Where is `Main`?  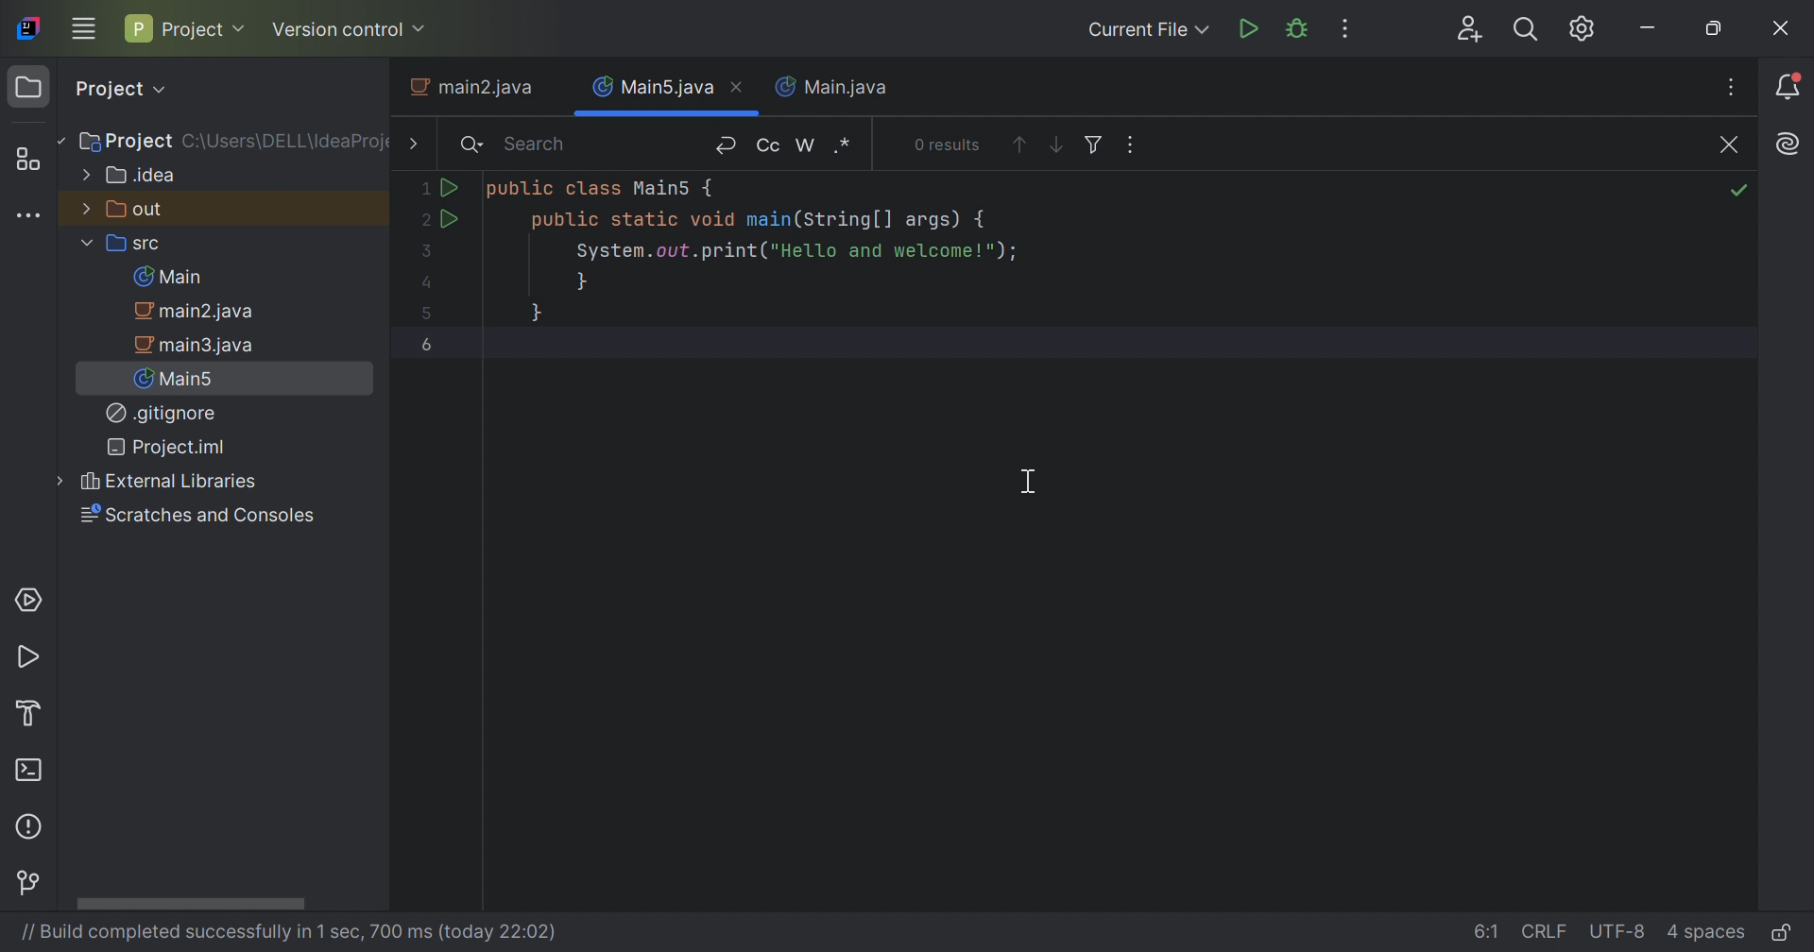
Main is located at coordinates (174, 277).